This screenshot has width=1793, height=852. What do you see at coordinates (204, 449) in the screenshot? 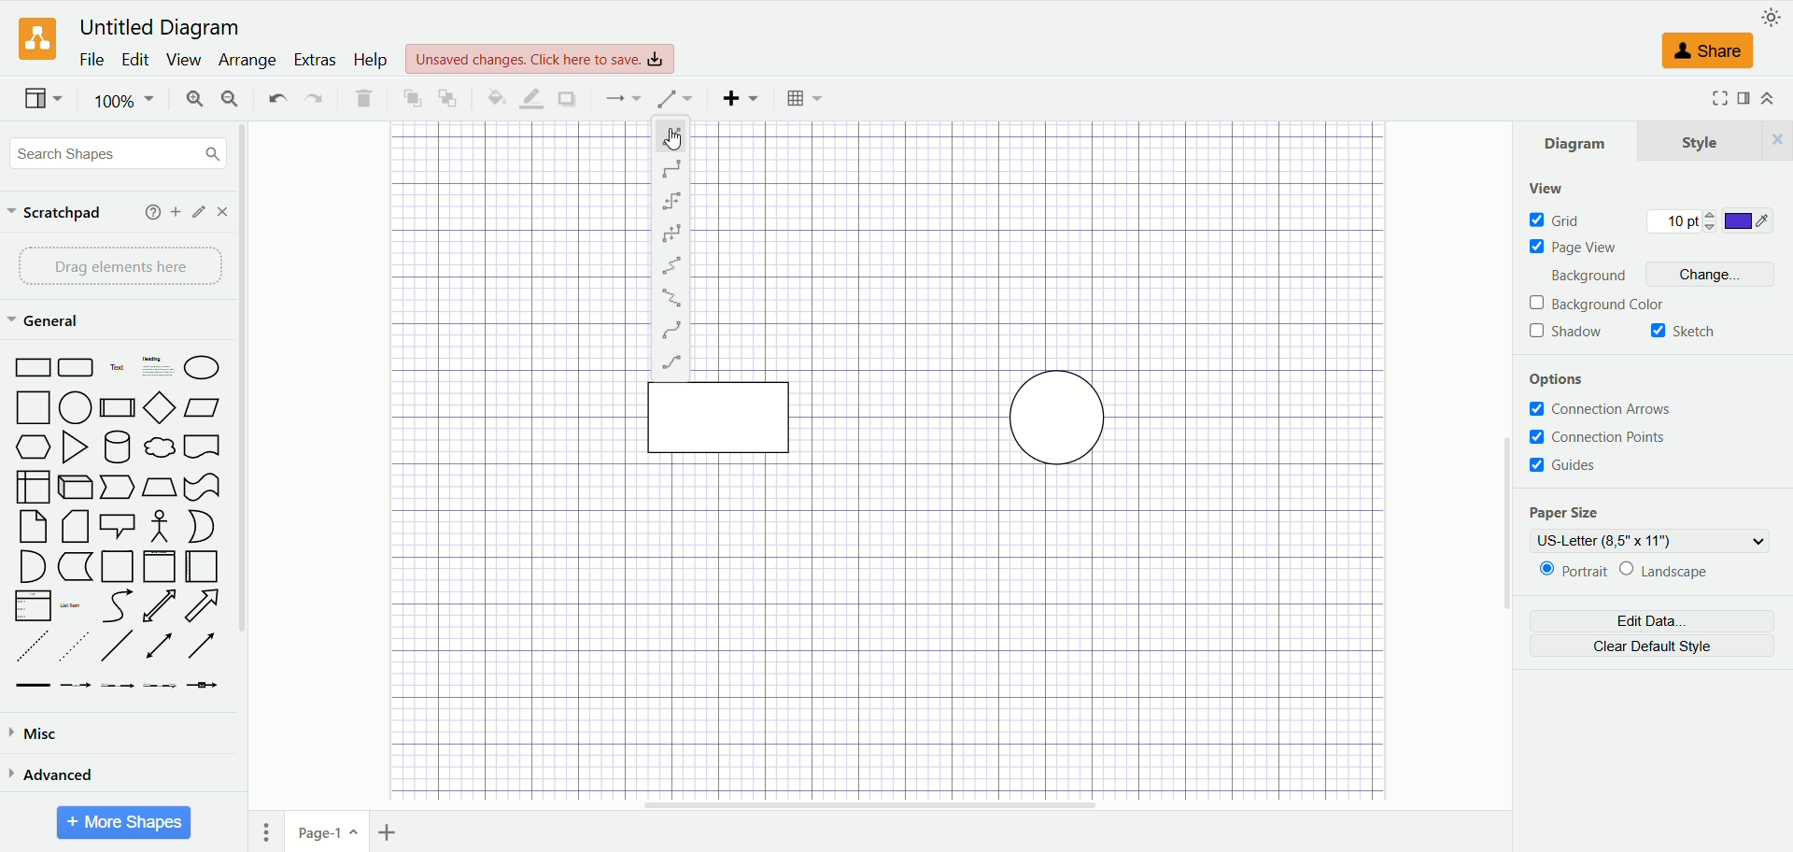
I see `Bookmar` at bounding box center [204, 449].